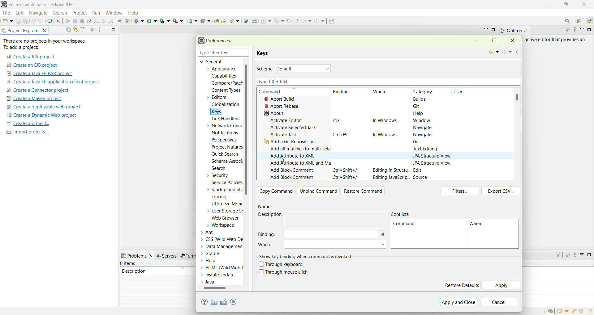  I want to click on create a maven project, so click(36, 99).